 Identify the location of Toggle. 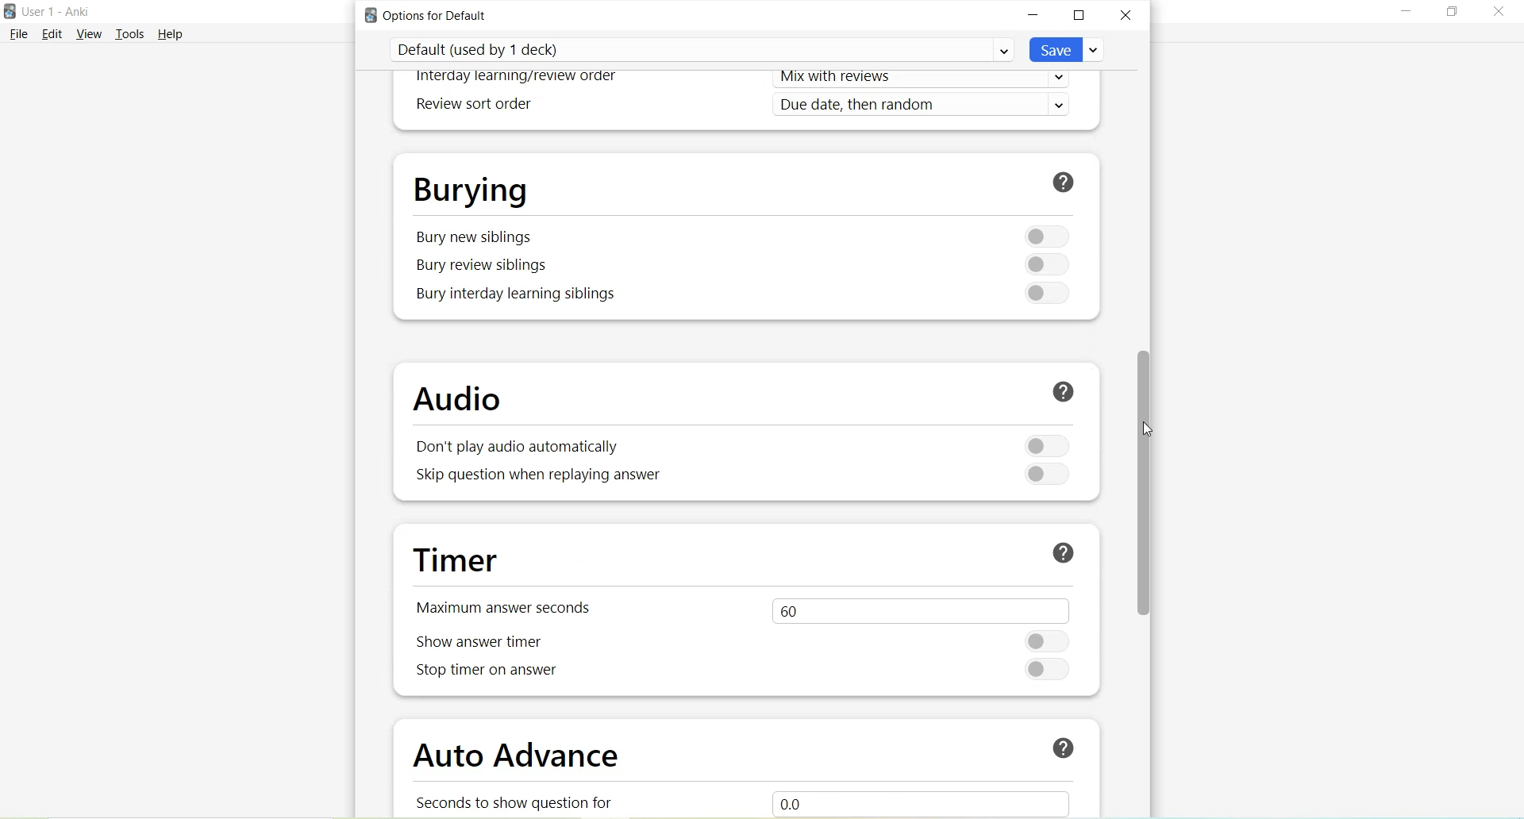
(1051, 640).